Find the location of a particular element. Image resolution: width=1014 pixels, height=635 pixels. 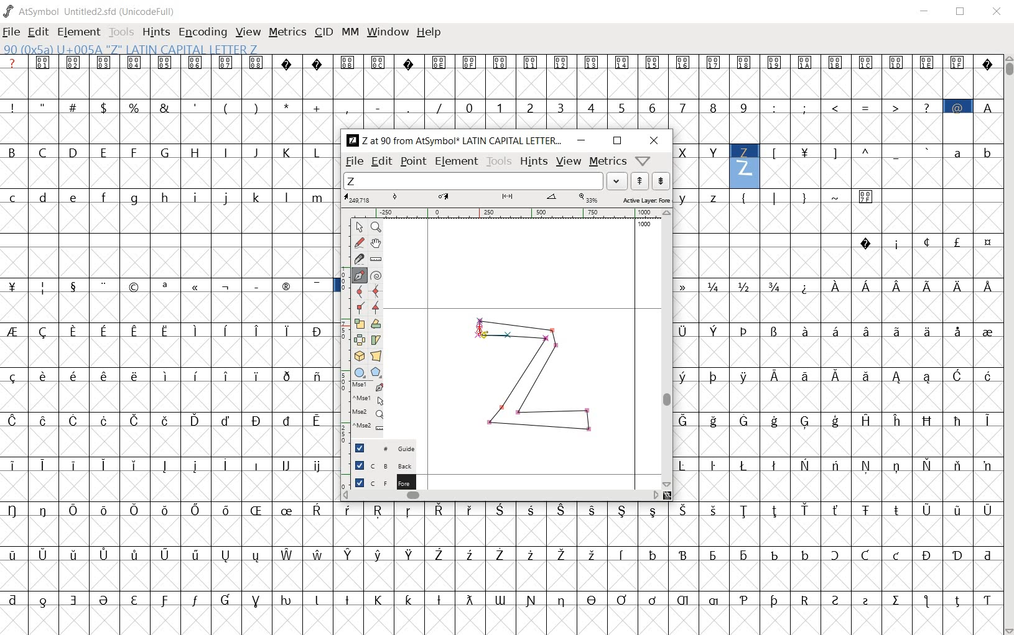

encoding is located at coordinates (202, 32).